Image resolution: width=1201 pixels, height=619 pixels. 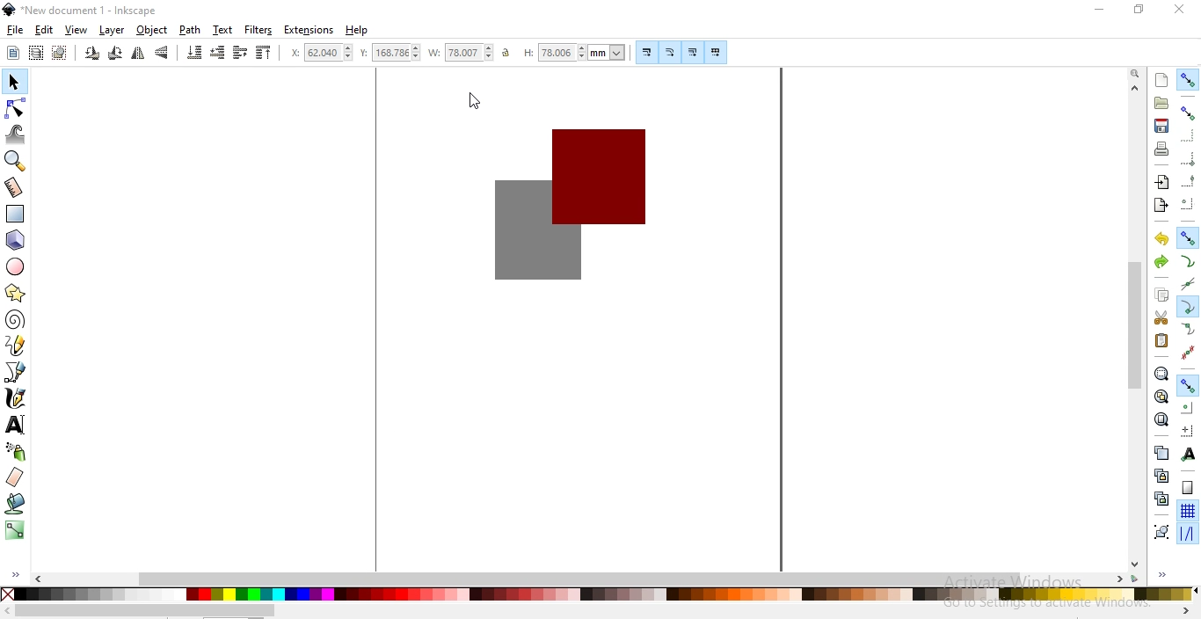 What do you see at coordinates (43, 30) in the screenshot?
I see `edit` at bounding box center [43, 30].